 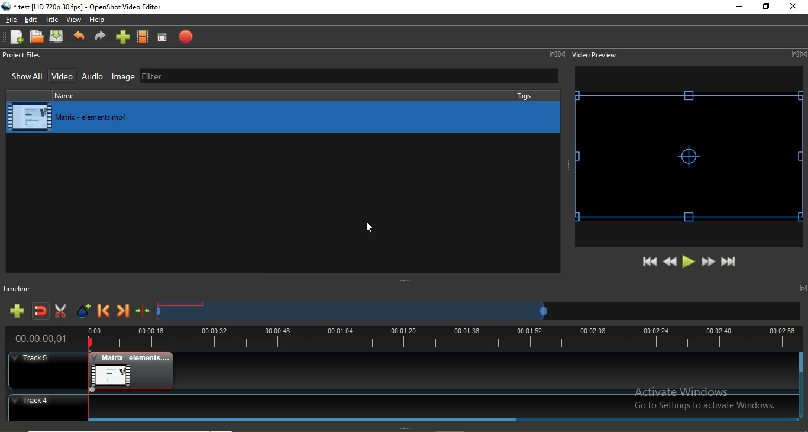 What do you see at coordinates (63, 312) in the screenshot?
I see `Enable razor` at bounding box center [63, 312].